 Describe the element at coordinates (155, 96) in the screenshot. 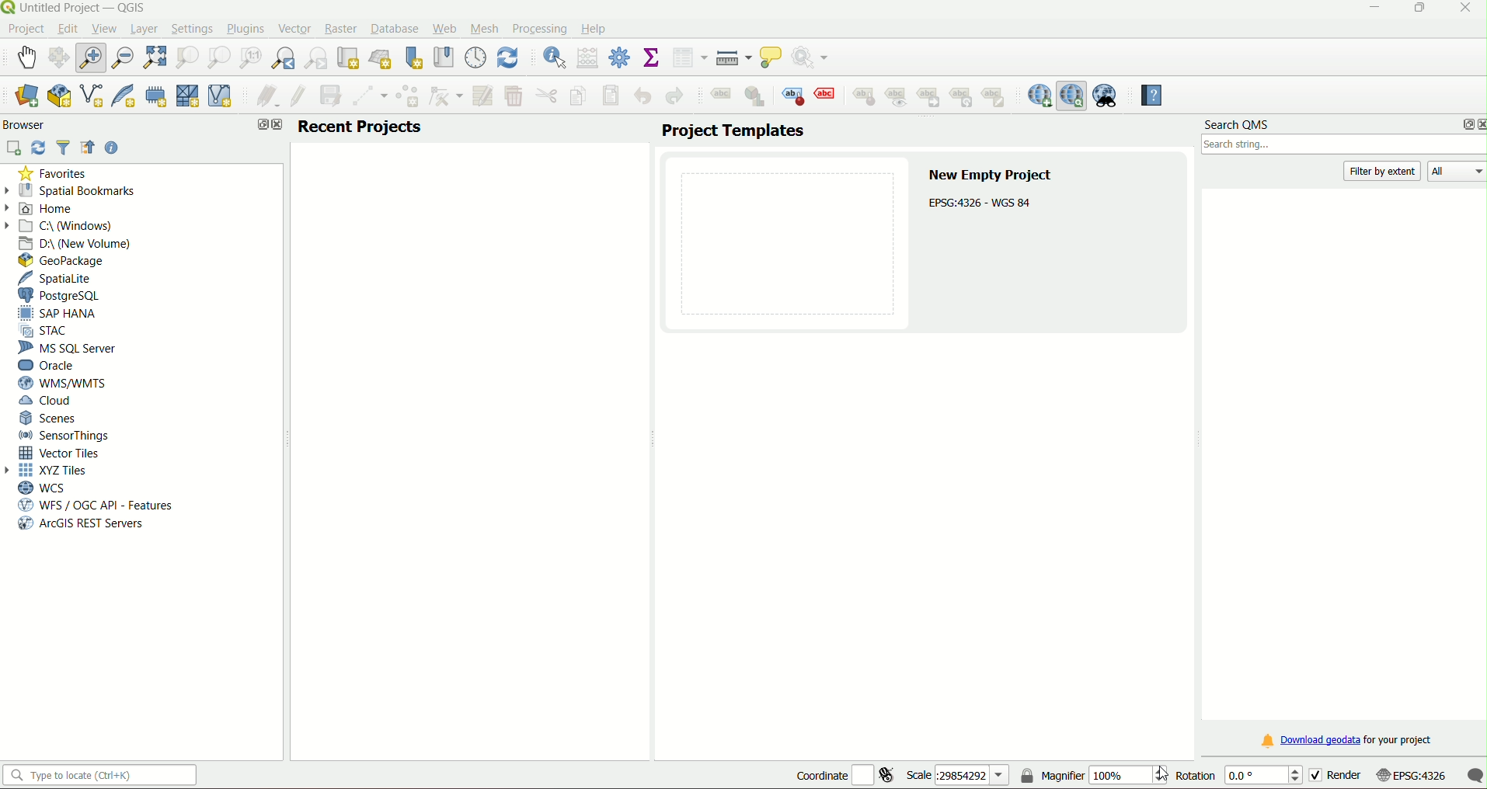

I see `new temporary scratch layer` at that location.